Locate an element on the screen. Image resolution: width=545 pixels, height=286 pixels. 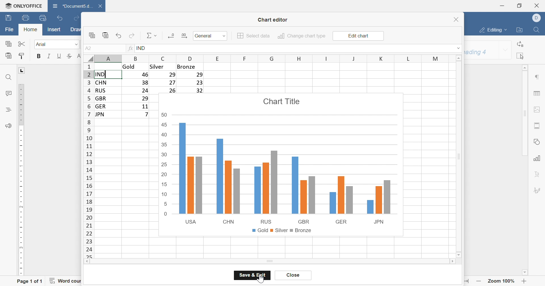
comments is located at coordinates (9, 93).